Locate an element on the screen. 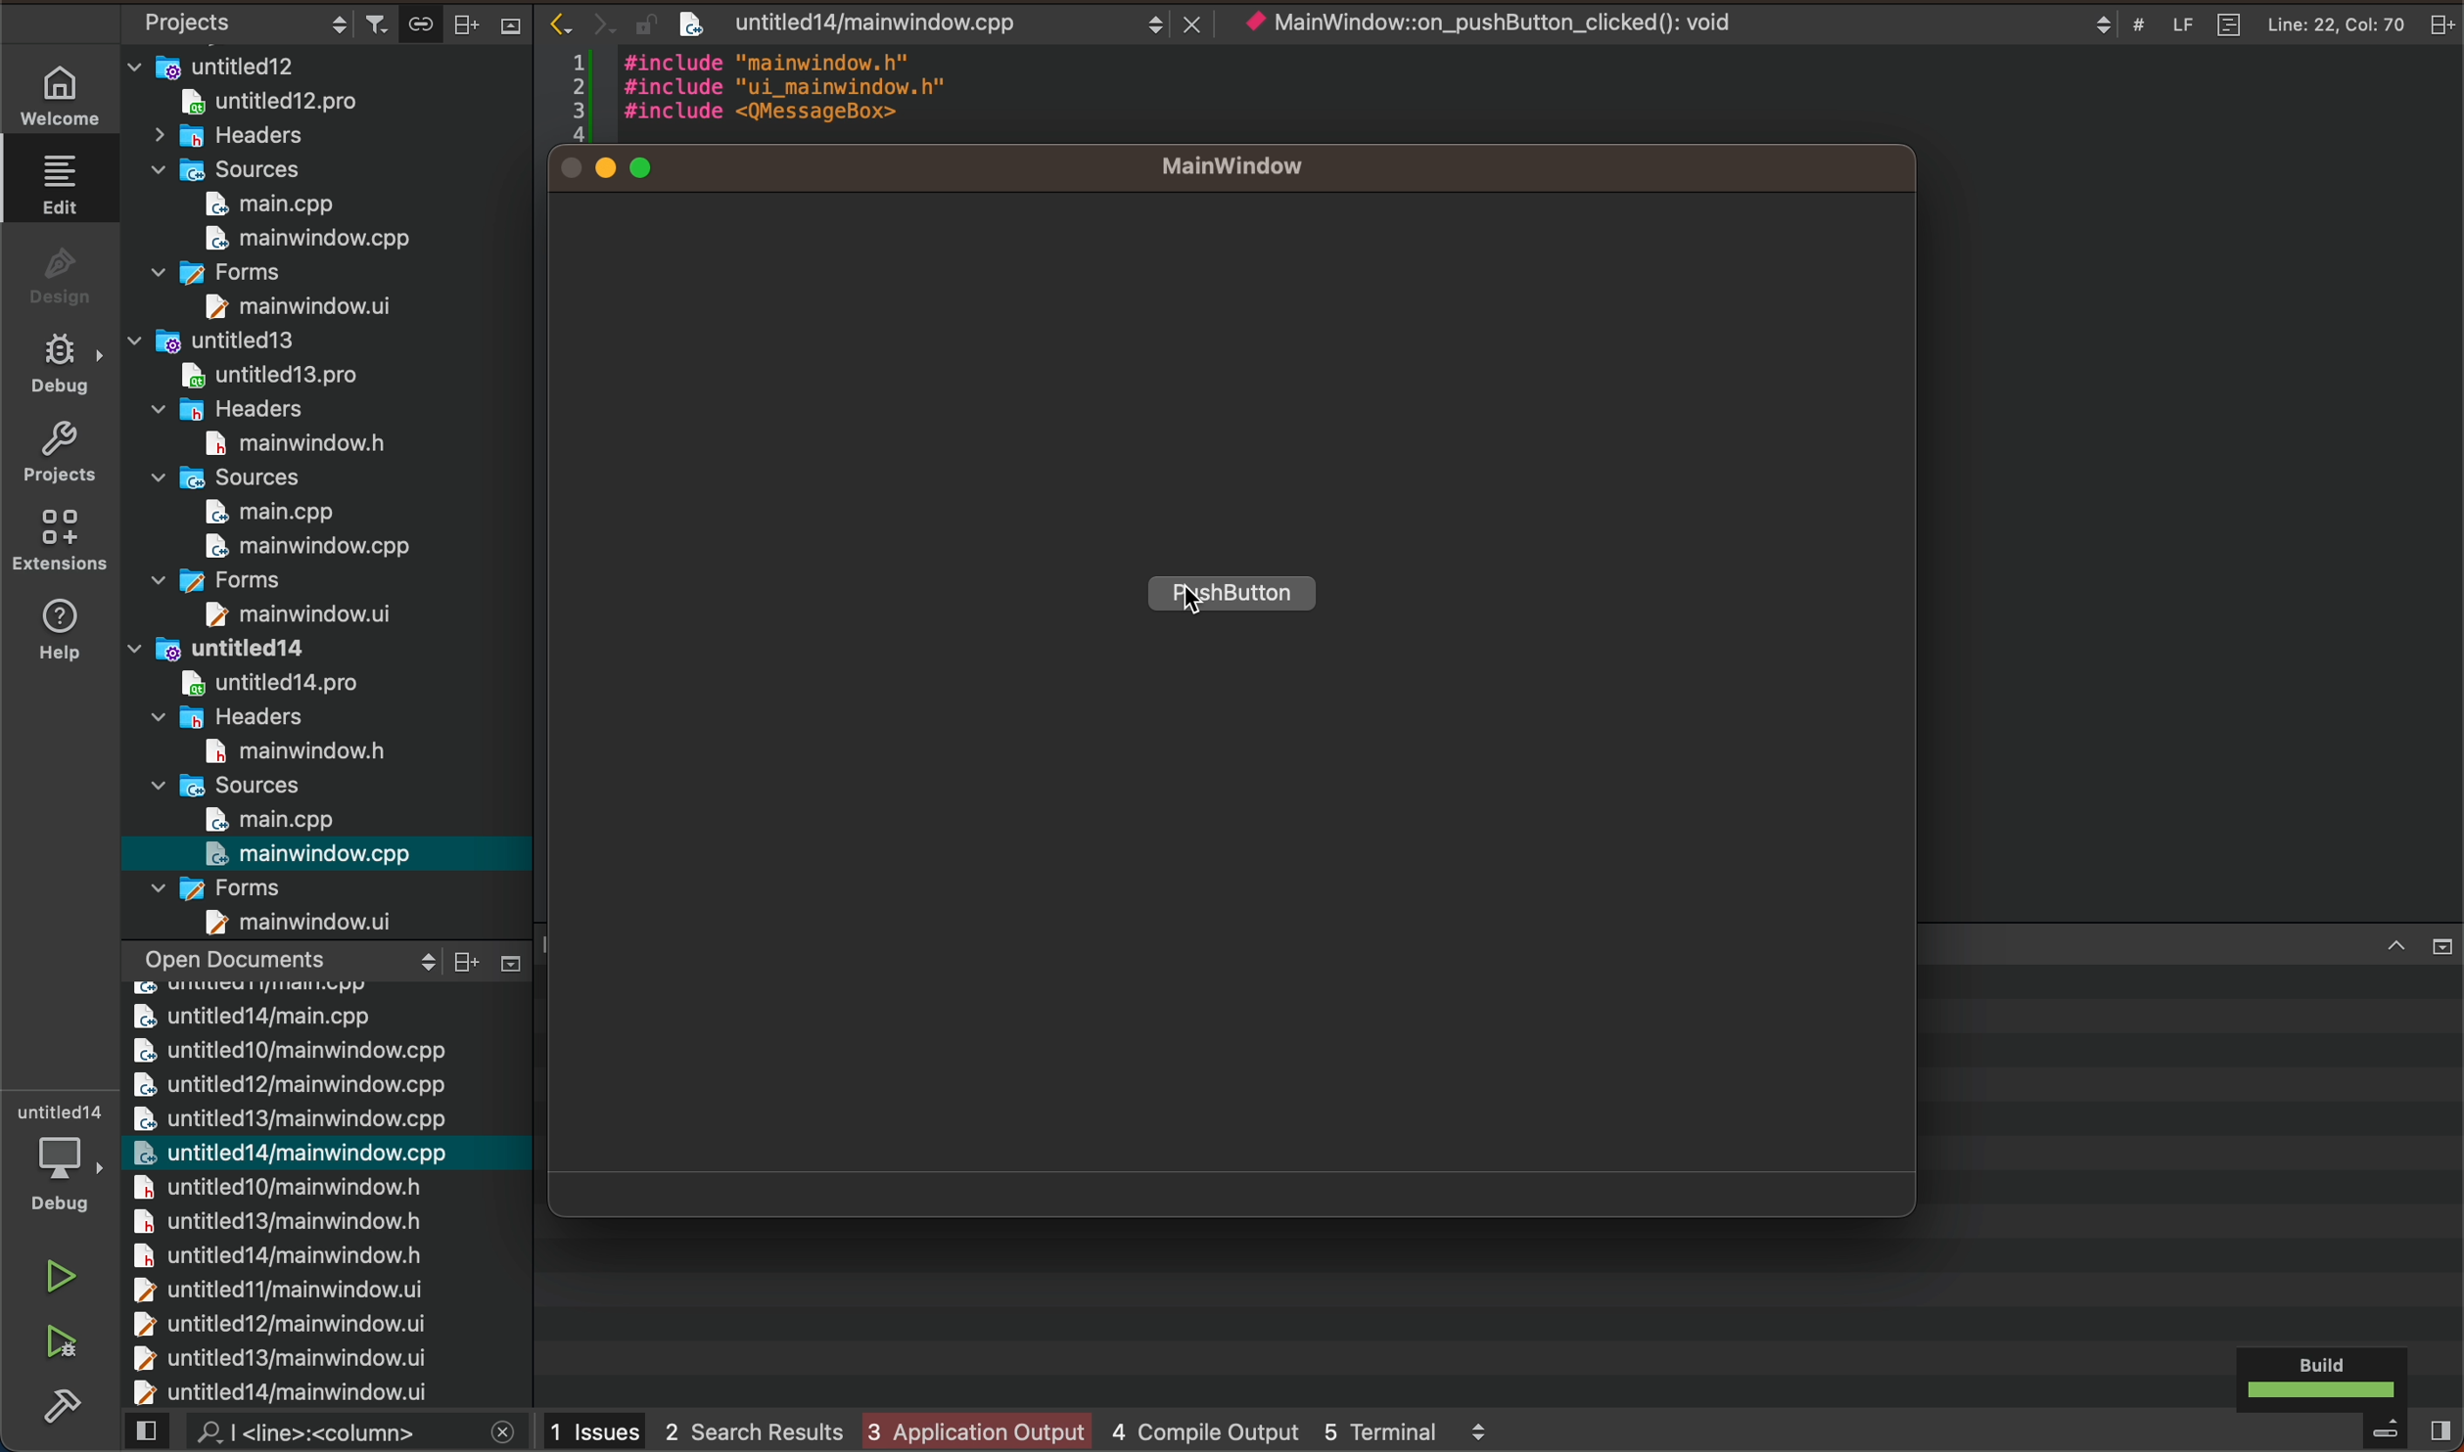 Image resolution: width=2464 pixels, height=1452 pixels. sources is located at coordinates (241, 477).